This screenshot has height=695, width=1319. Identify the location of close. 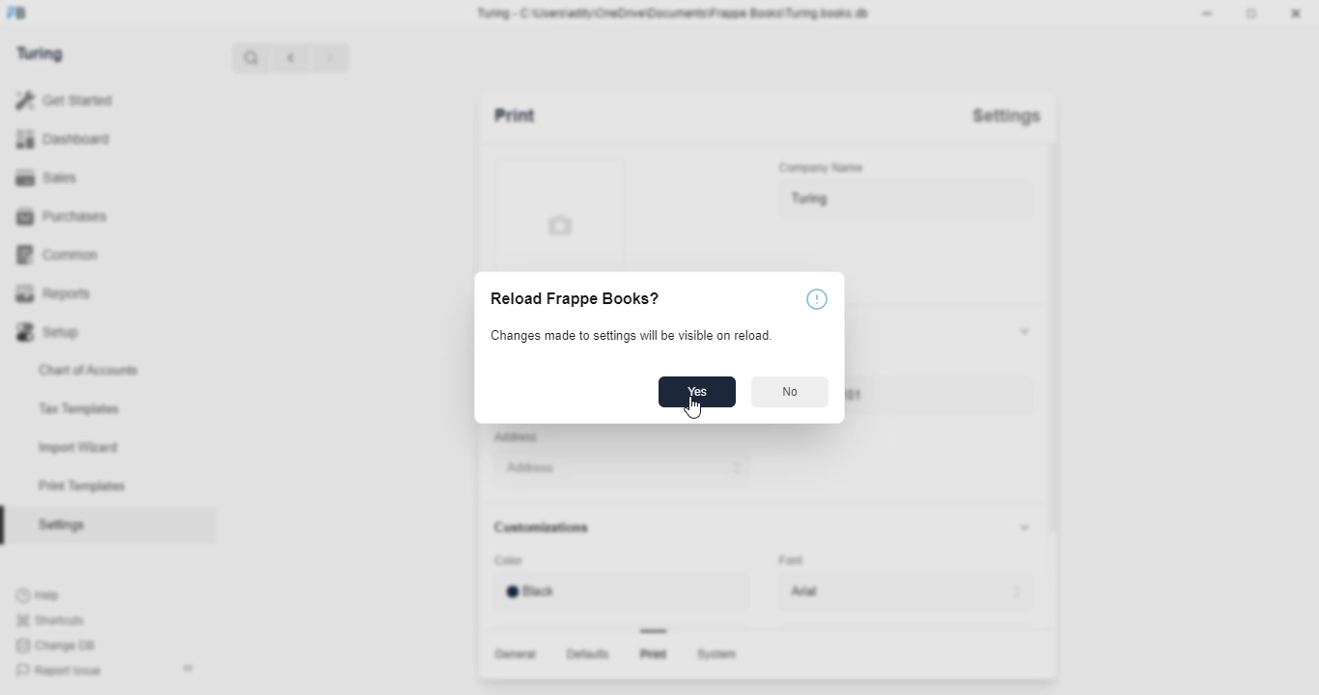
(1299, 15).